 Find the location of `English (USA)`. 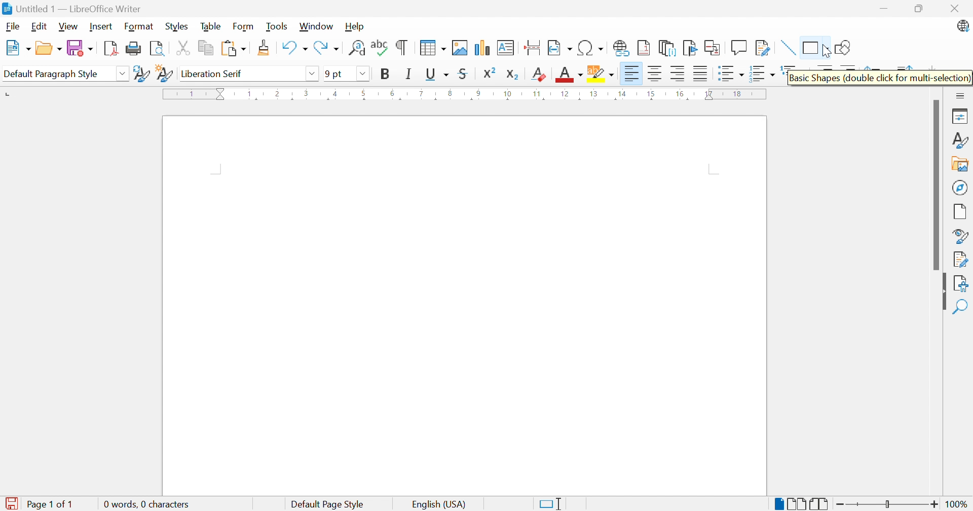

English (USA) is located at coordinates (439, 504).